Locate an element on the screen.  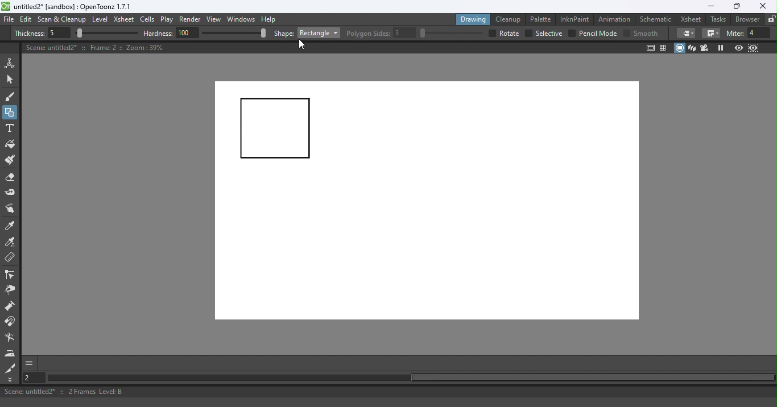
RGB picker tool is located at coordinates (12, 243).